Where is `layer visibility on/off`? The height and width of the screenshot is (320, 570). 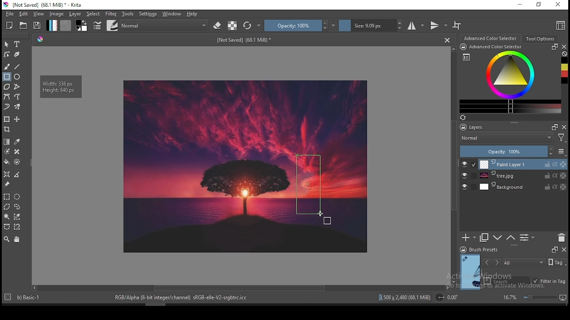
layer visibility on/off is located at coordinates (464, 176).